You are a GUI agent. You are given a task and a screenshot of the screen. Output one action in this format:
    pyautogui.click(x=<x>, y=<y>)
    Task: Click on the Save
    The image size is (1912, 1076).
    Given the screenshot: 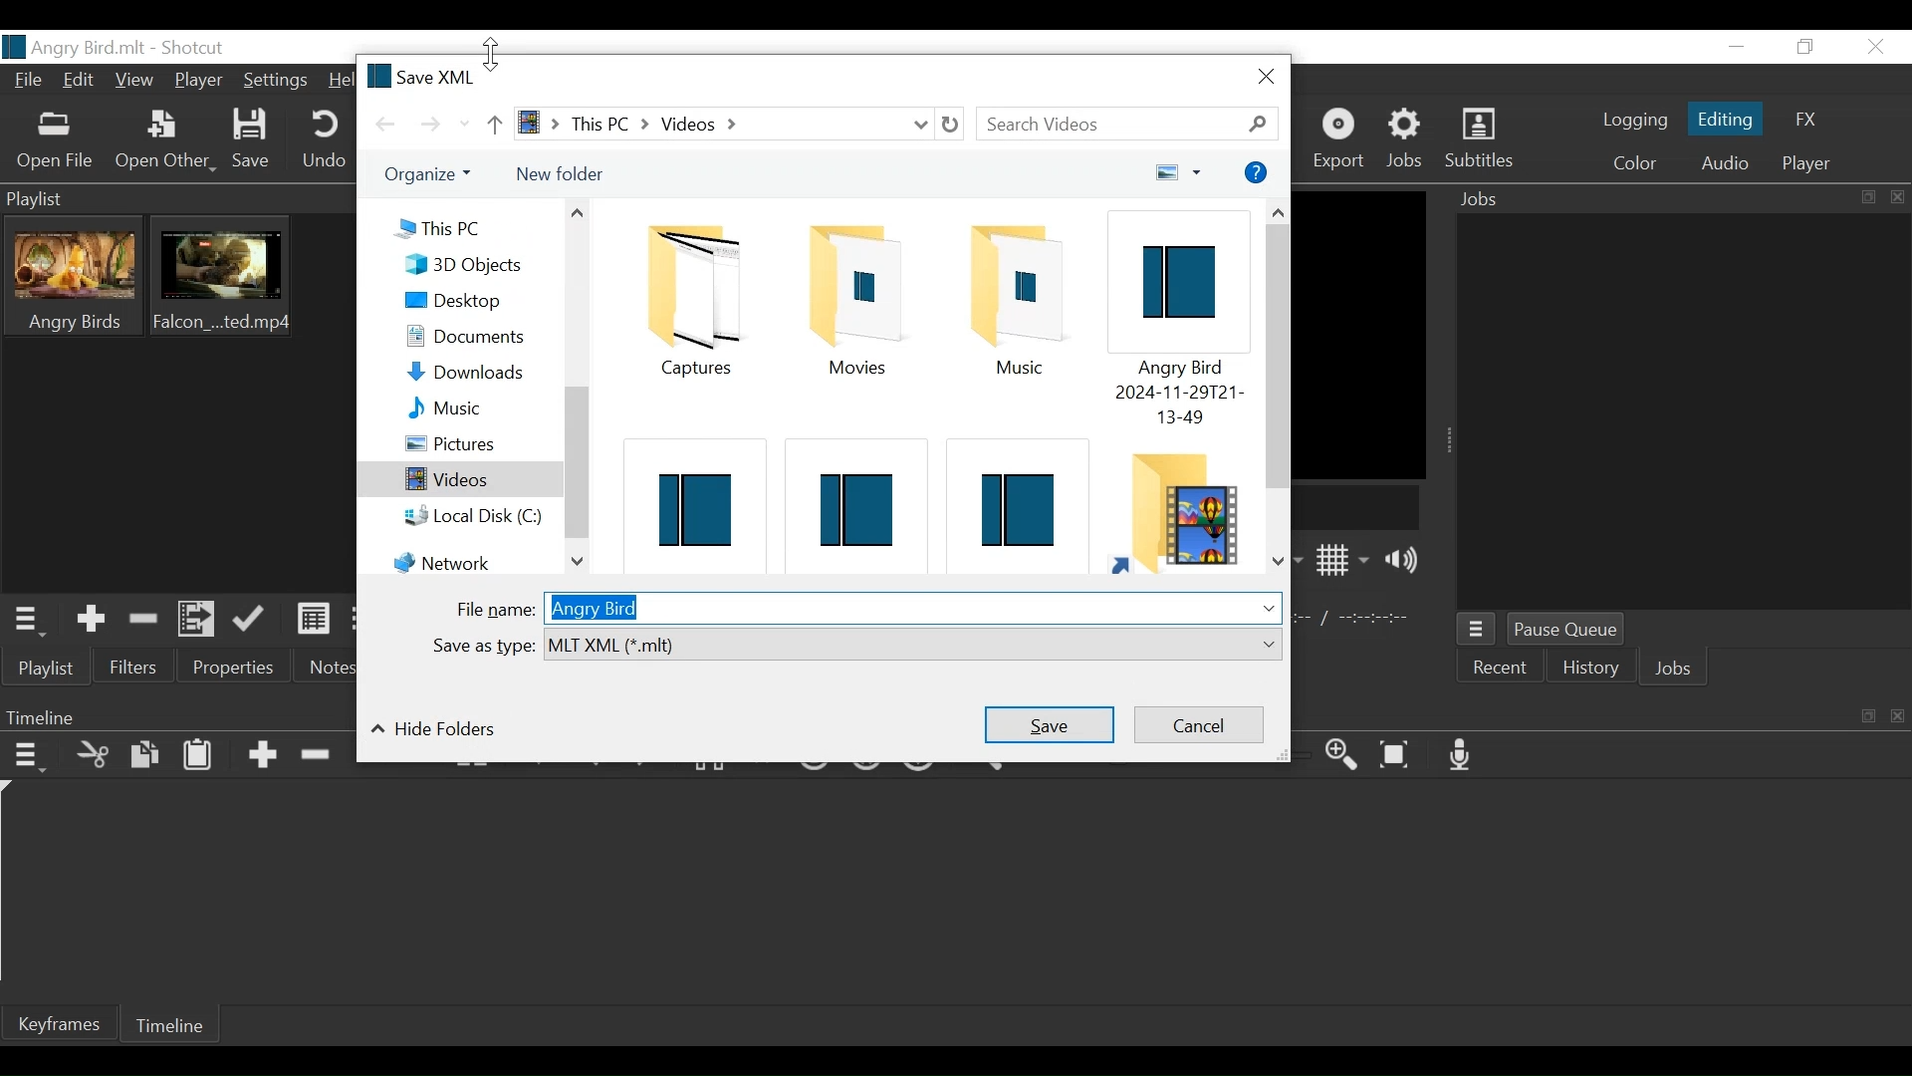 What is the action you would take?
    pyautogui.click(x=252, y=139)
    